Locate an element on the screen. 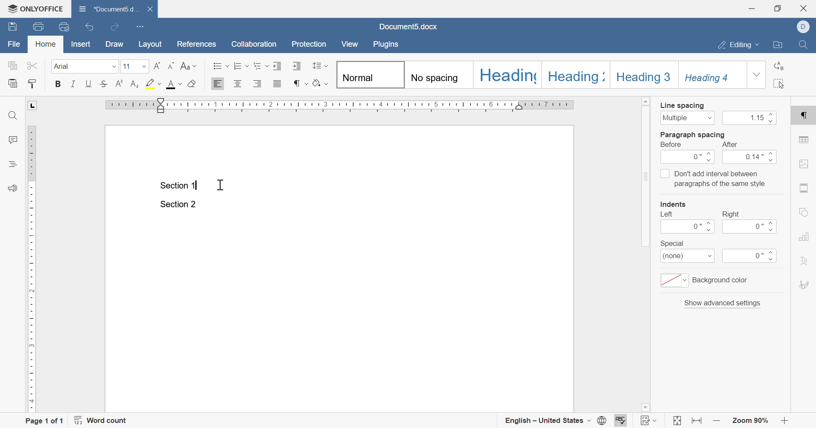 The width and height of the screenshot is (816, 428). justified is located at coordinates (277, 84).